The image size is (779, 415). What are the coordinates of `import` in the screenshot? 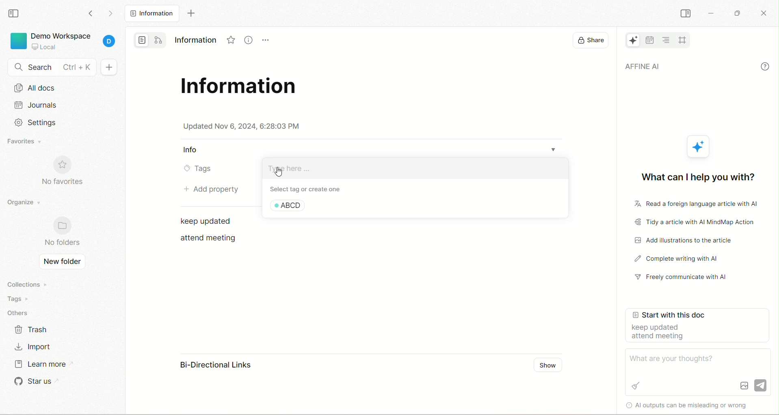 It's located at (36, 346).